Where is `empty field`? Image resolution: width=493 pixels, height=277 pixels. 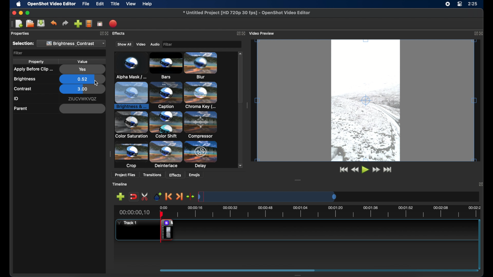 empty field is located at coordinates (82, 109).